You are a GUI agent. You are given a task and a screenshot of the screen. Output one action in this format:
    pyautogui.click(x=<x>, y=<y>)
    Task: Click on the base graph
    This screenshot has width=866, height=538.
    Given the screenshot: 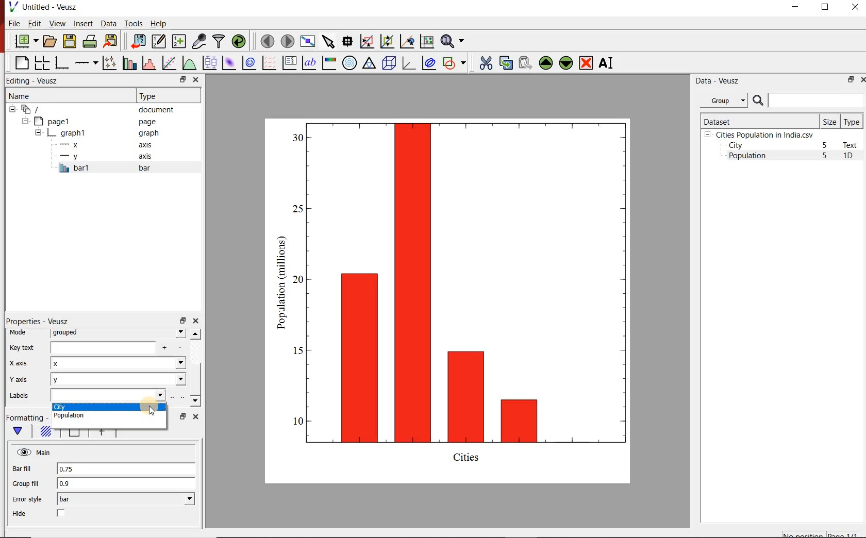 What is the action you would take?
    pyautogui.click(x=61, y=63)
    